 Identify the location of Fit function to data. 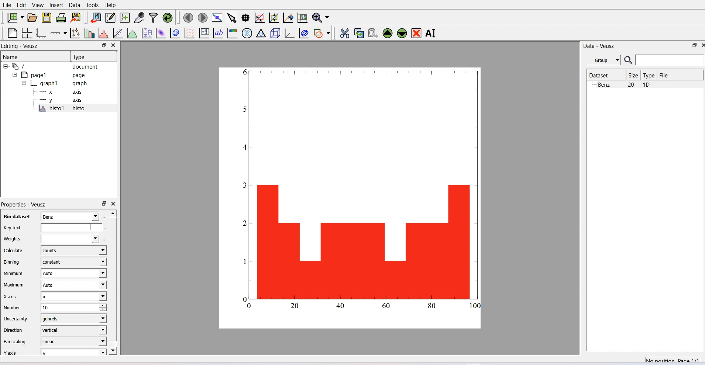
(118, 33).